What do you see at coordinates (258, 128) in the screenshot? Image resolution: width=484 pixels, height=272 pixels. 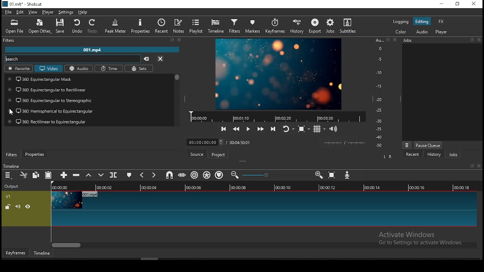 I see `play quickly forwards` at bounding box center [258, 128].